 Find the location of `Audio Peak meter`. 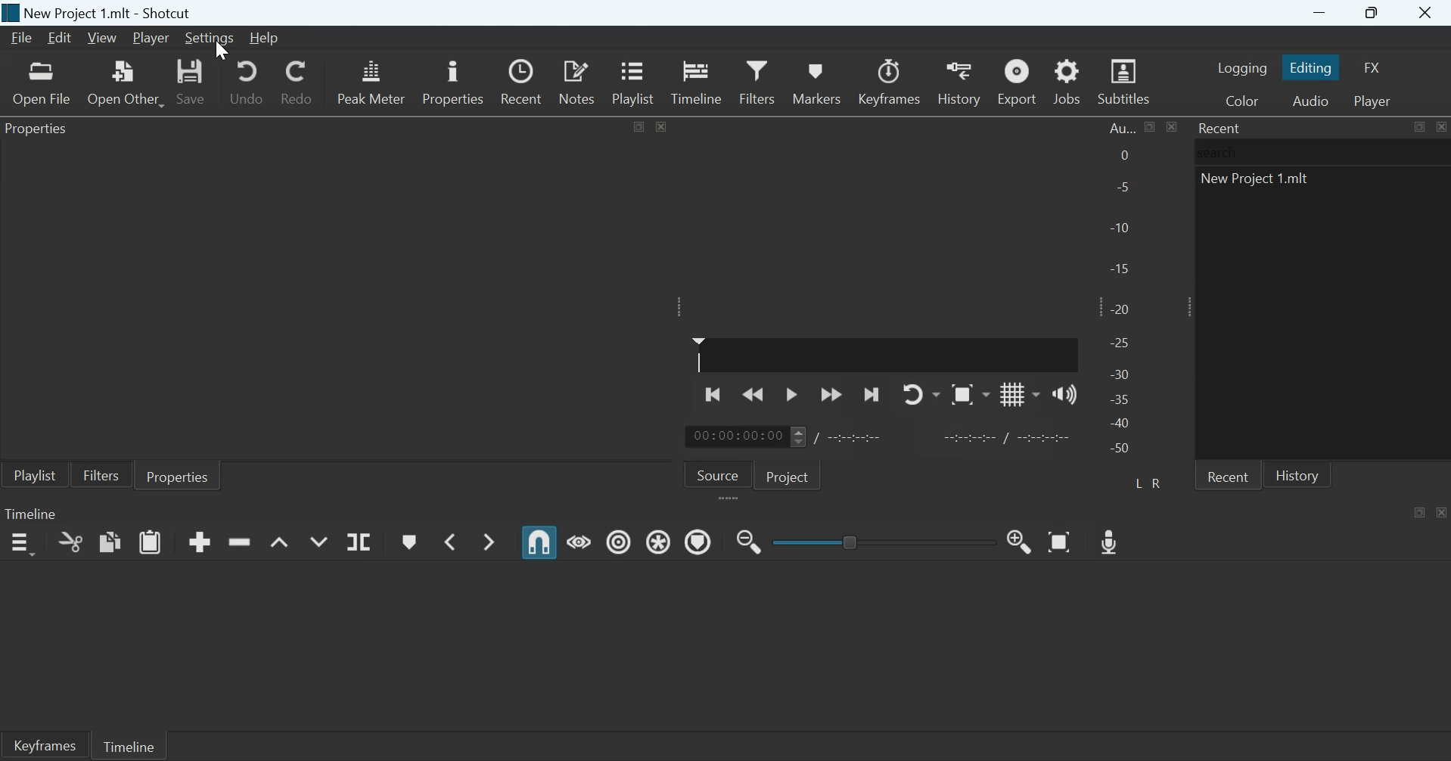

Audio Peak meter is located at coordinates (1122, 290).